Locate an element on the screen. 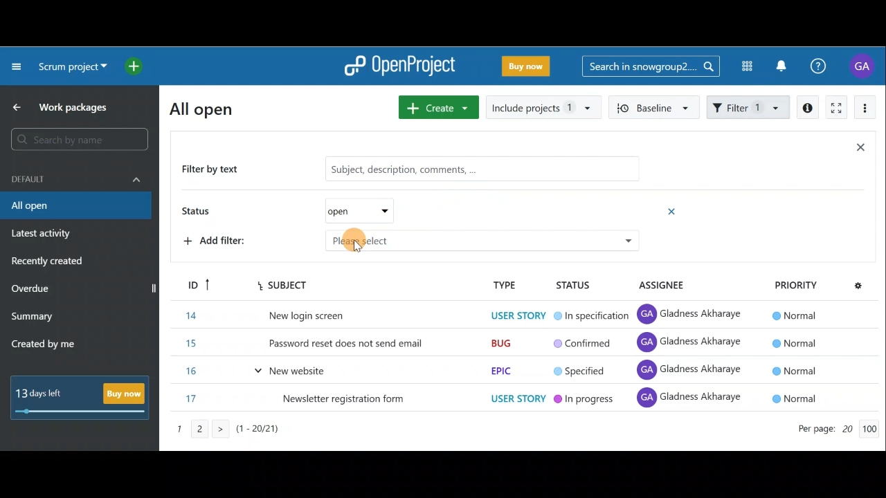 Image resolution: width=886 pixels, height=498 pixels. Filter is located at coordinates (749, 106).